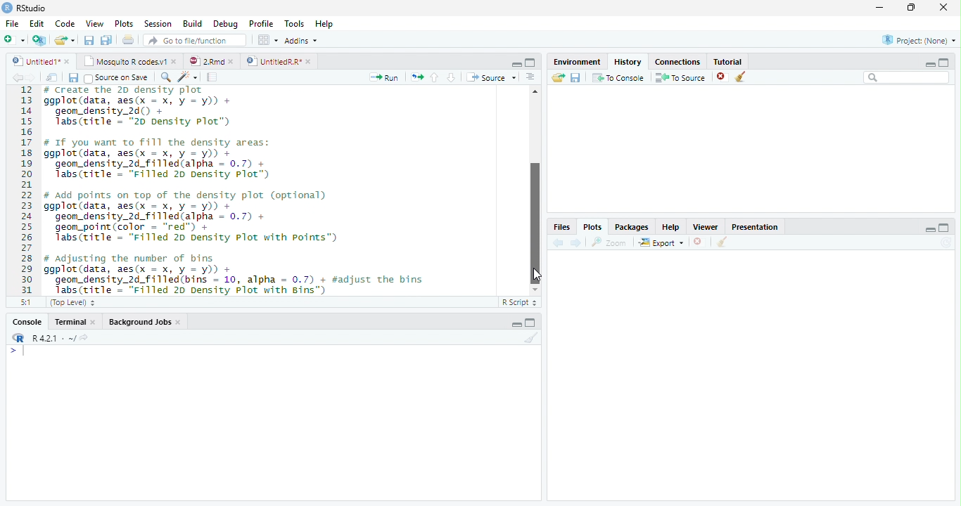 The width and height of the screenshot is (961, 506). Describe the element at coordinates (559, 227) in the screenshot. I see `Files,` at that location.